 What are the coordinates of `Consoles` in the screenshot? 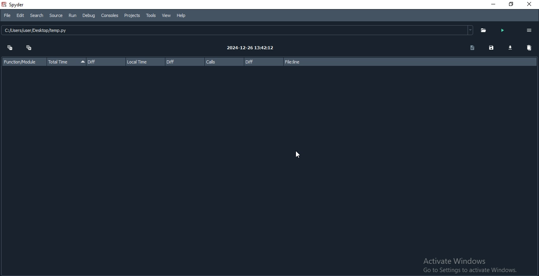 It's located at (110, 16).